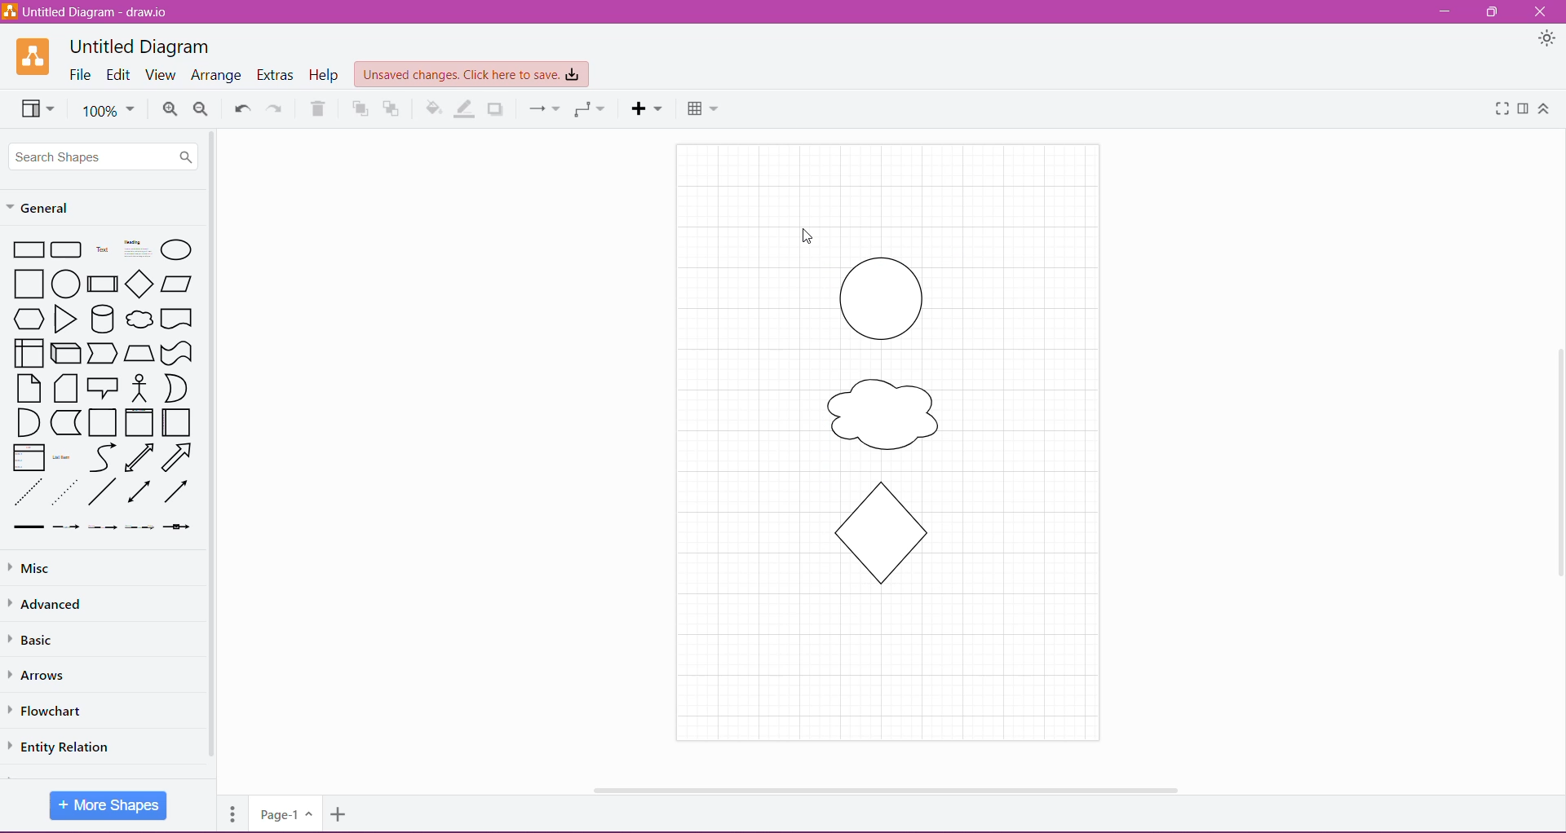  Describe the element at coordinates (794, 226) in the screenshot. I see `Cursor` at that location.